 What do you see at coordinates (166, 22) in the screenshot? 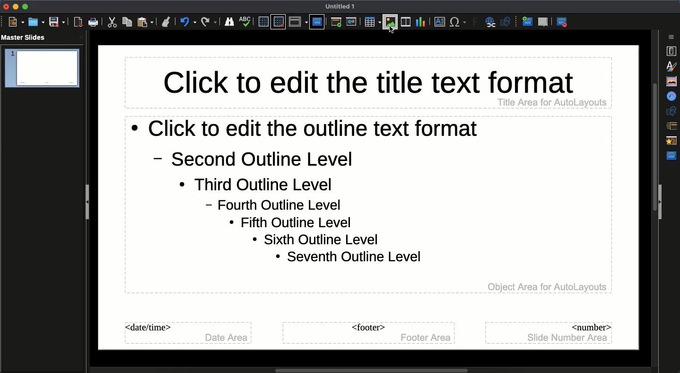
I see `Clean formatting` at bounding box center [166, 22].